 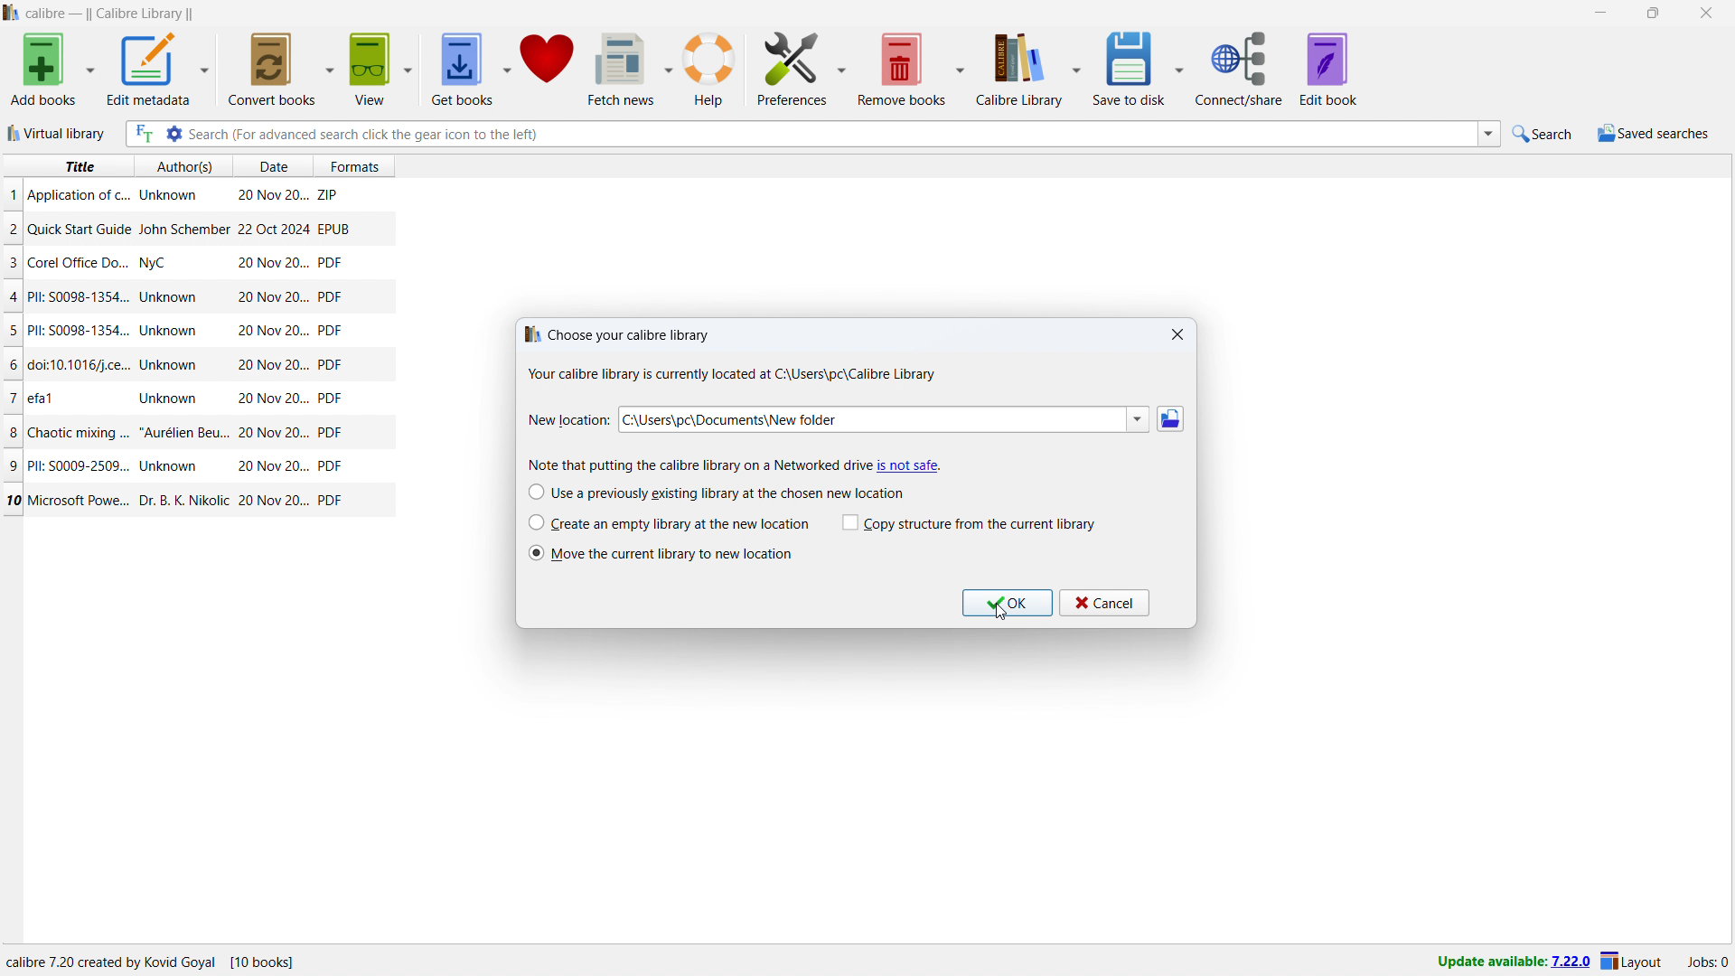 I want to click on PDF, so click(x=331, y=500).